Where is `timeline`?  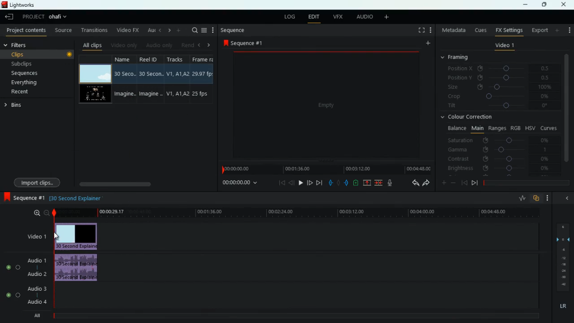 timeline is located at coordinates (294, 213).